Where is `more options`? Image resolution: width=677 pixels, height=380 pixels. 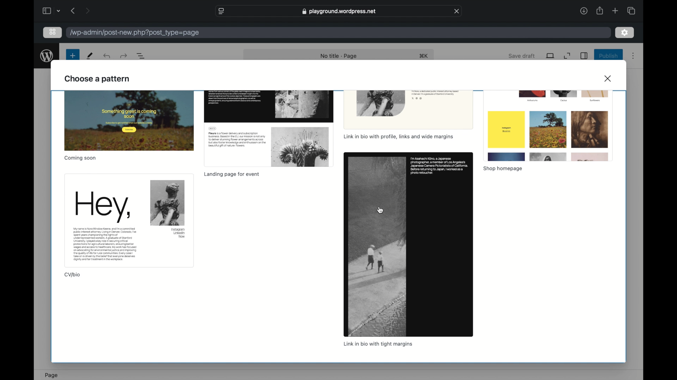
more options is located at coordinates (633, 56).